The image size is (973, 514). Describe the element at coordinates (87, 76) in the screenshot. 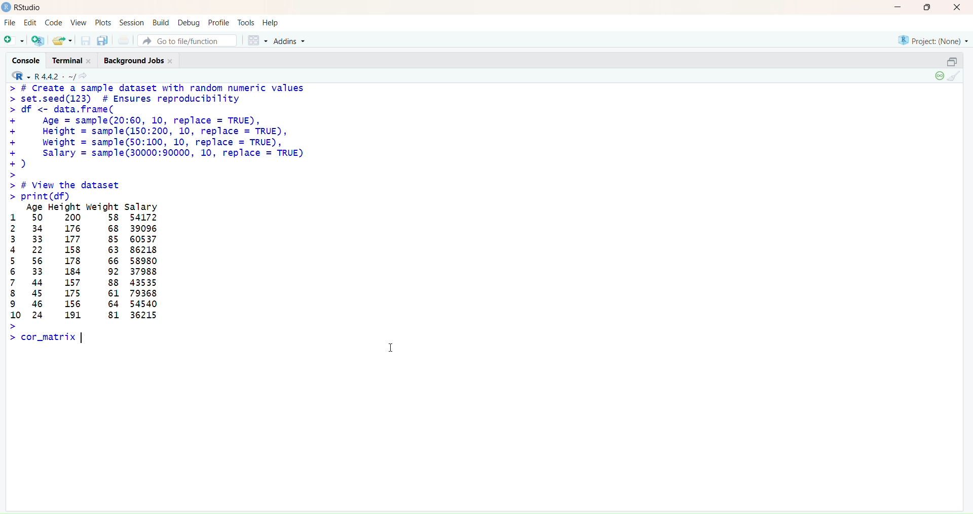

I see `Show in new window` at that location.